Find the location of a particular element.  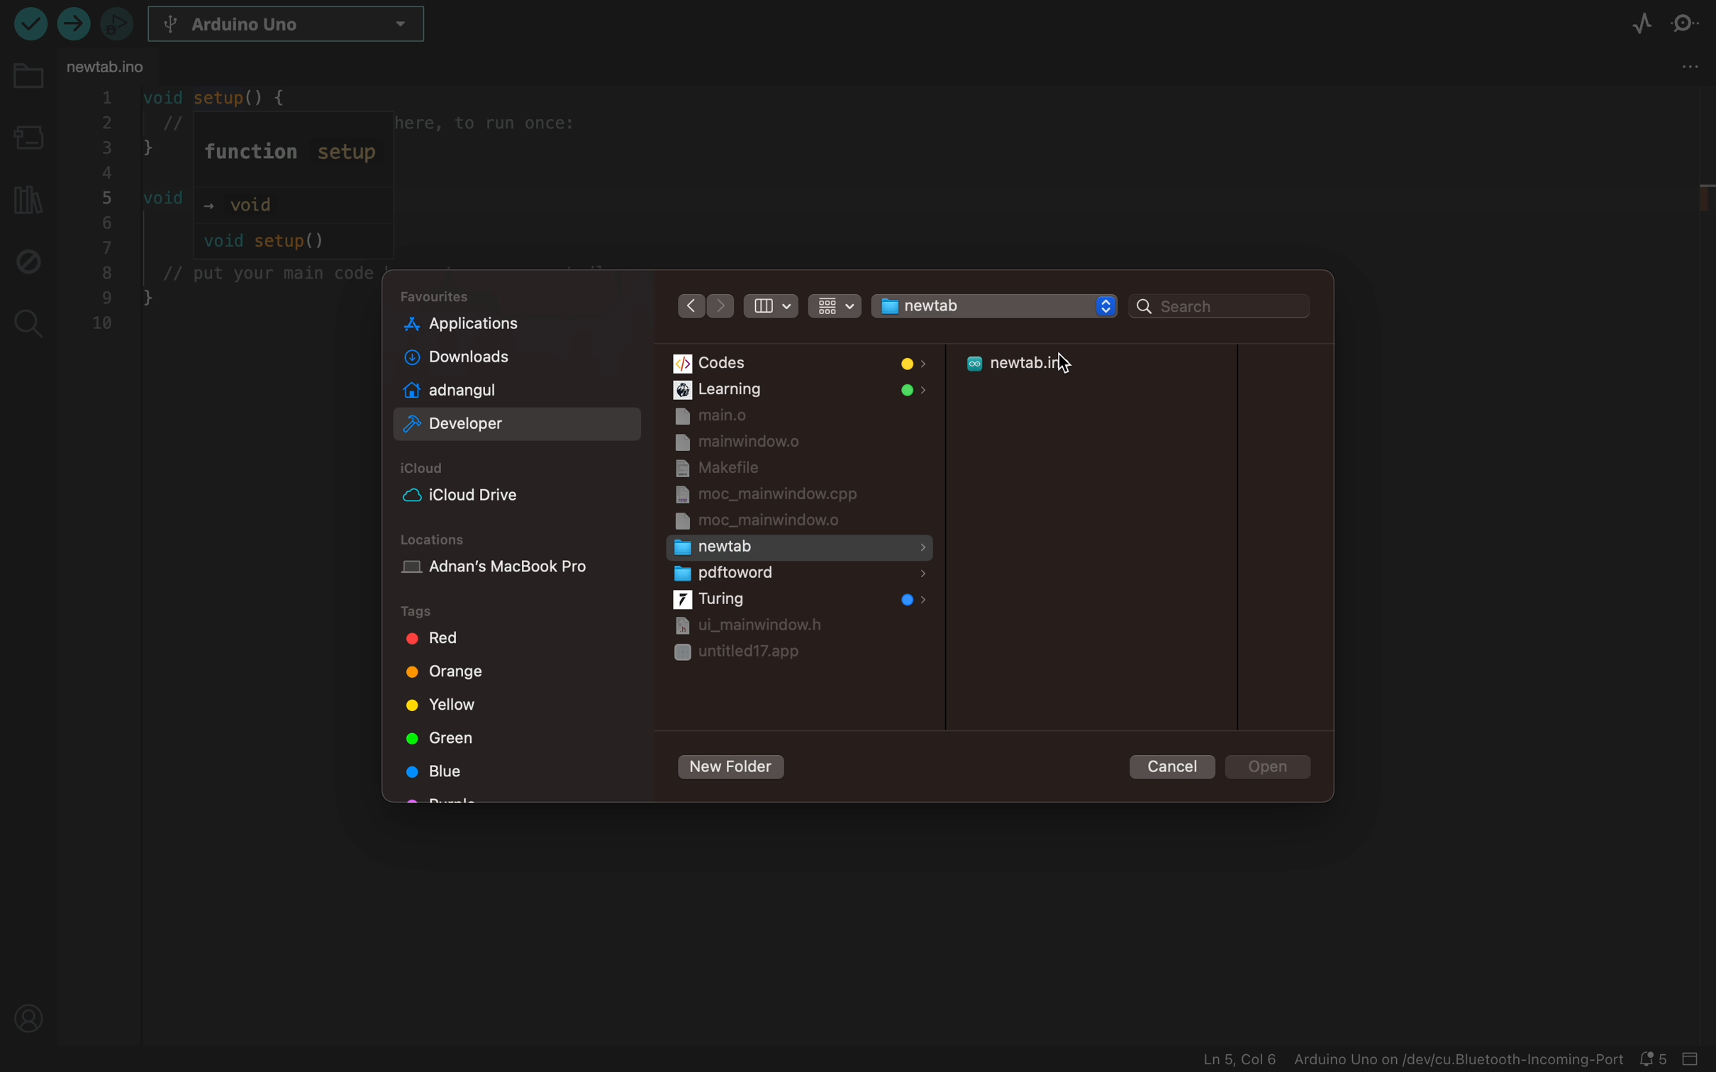

row filter is located at coordinates (832, 303).